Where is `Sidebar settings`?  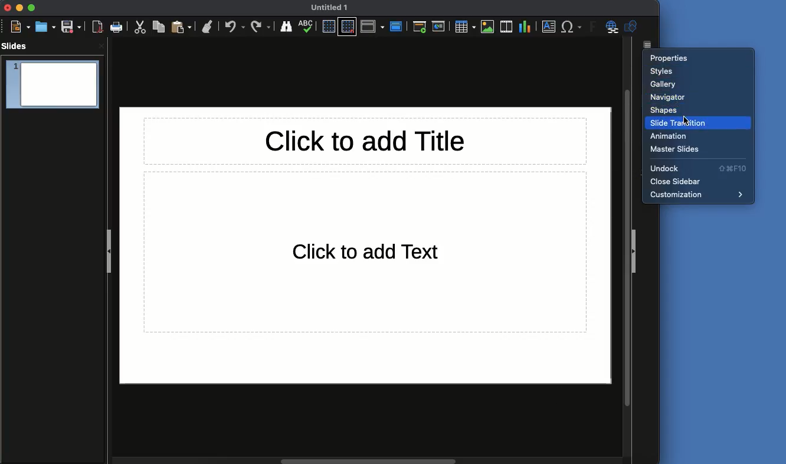 Sidebar settings is located at coordinates (651, 44).